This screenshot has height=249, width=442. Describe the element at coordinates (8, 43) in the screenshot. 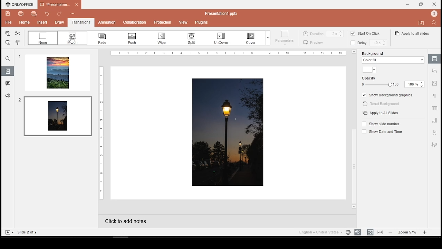

I see `paste` at that location.